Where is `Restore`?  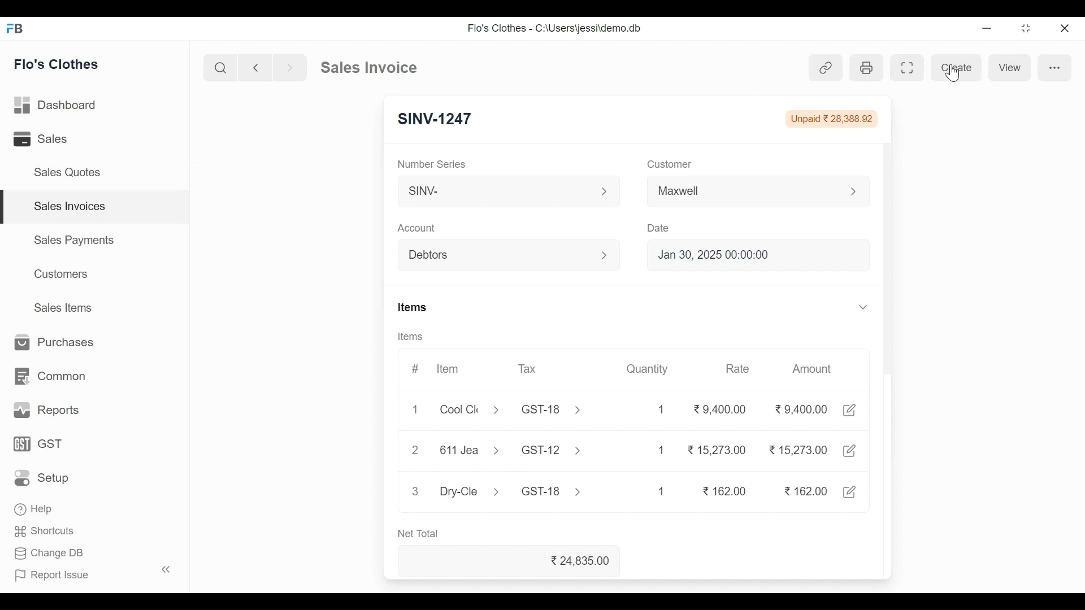
Restore is located at coordinates (1026, 29).